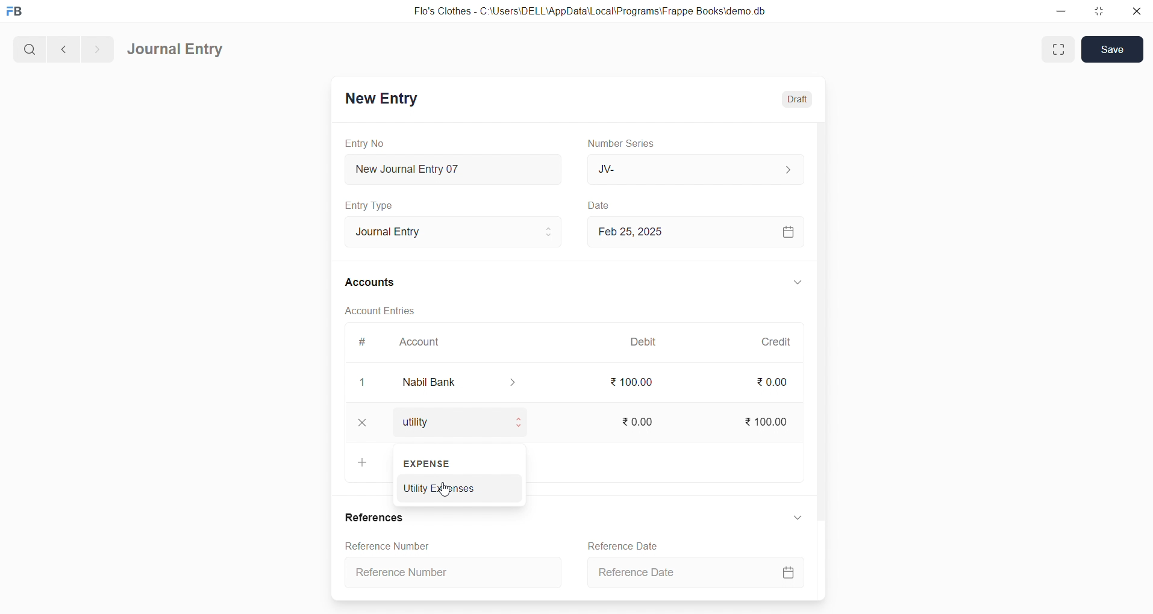  Describe the element at coordinates (448, 491) in the screenshot. I see `cursor` at that location.